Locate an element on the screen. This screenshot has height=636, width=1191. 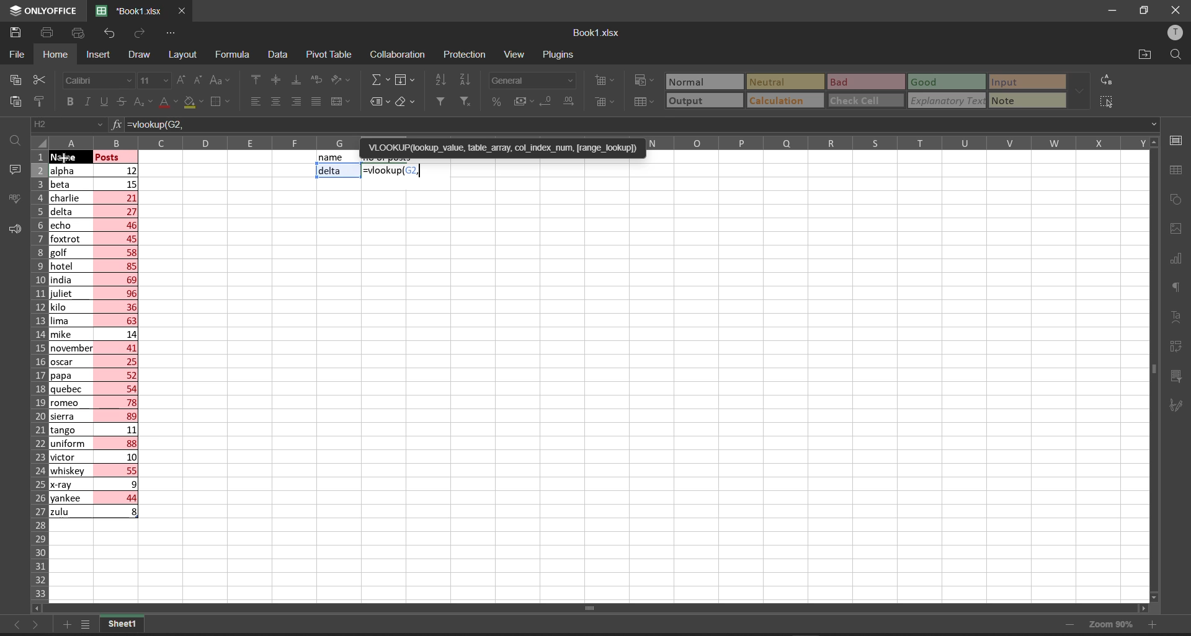
copy is located at coordinates (12, 79).